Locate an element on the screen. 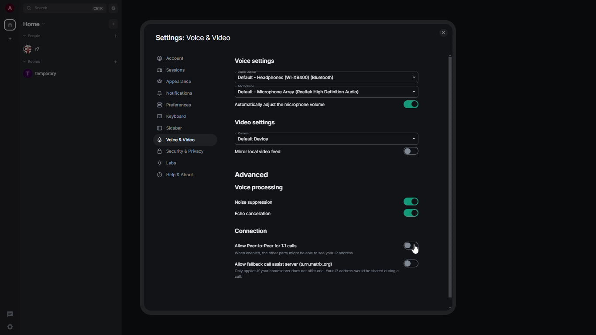 The height and width of the screenshot is (335, 596). threads is located at coordinates (10, 313).